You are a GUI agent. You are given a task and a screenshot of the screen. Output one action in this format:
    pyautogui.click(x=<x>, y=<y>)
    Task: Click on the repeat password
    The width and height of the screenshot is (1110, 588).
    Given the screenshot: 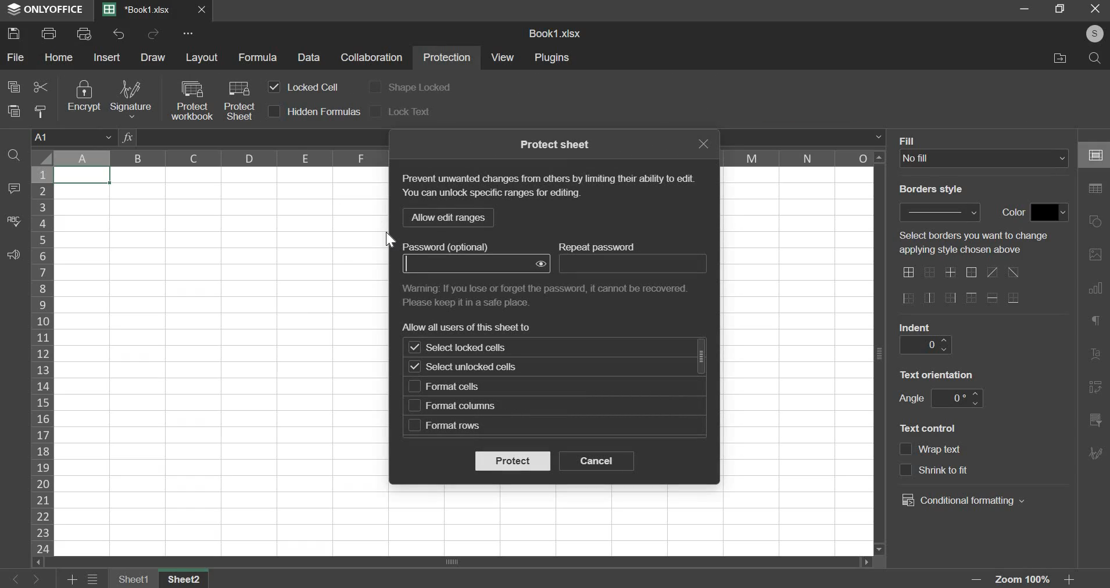 What is the action you would take?
    pyautogui.click(x=633, y=264)
    